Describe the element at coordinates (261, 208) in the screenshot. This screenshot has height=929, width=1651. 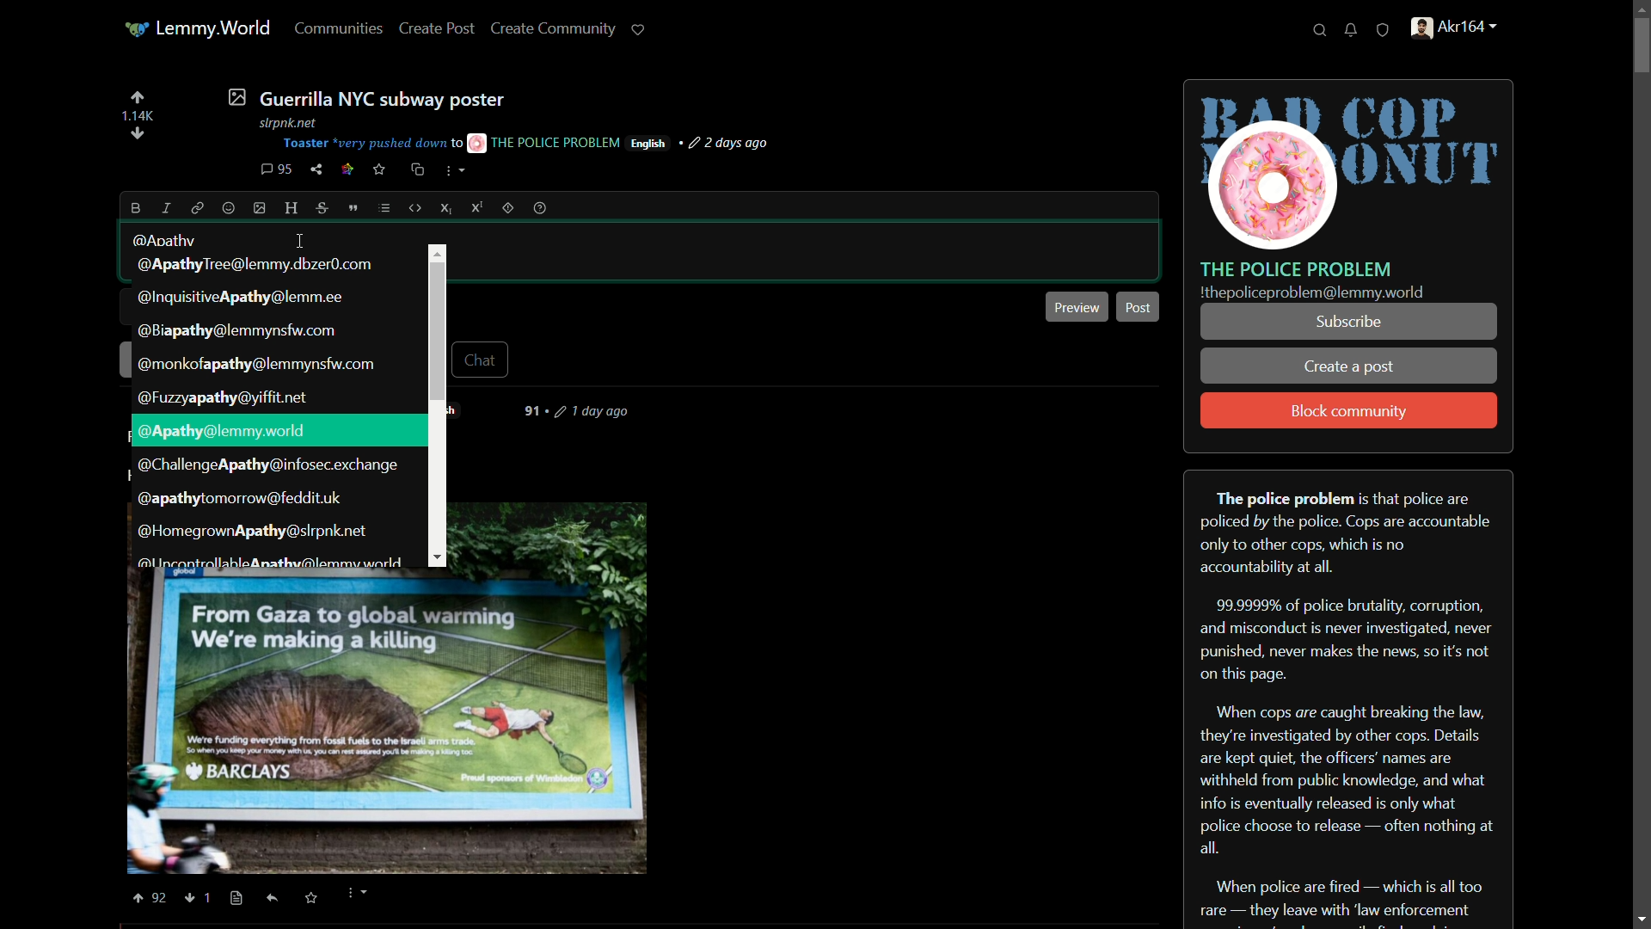
I see `image` at that location.